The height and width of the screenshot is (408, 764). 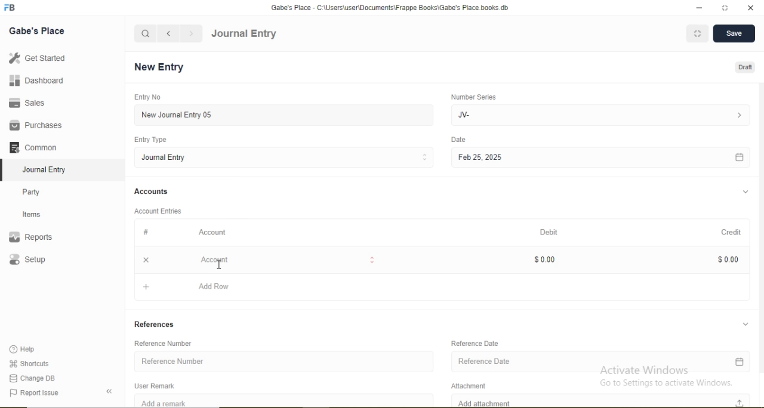 I want to click on Party, so click(x=39, y=191).